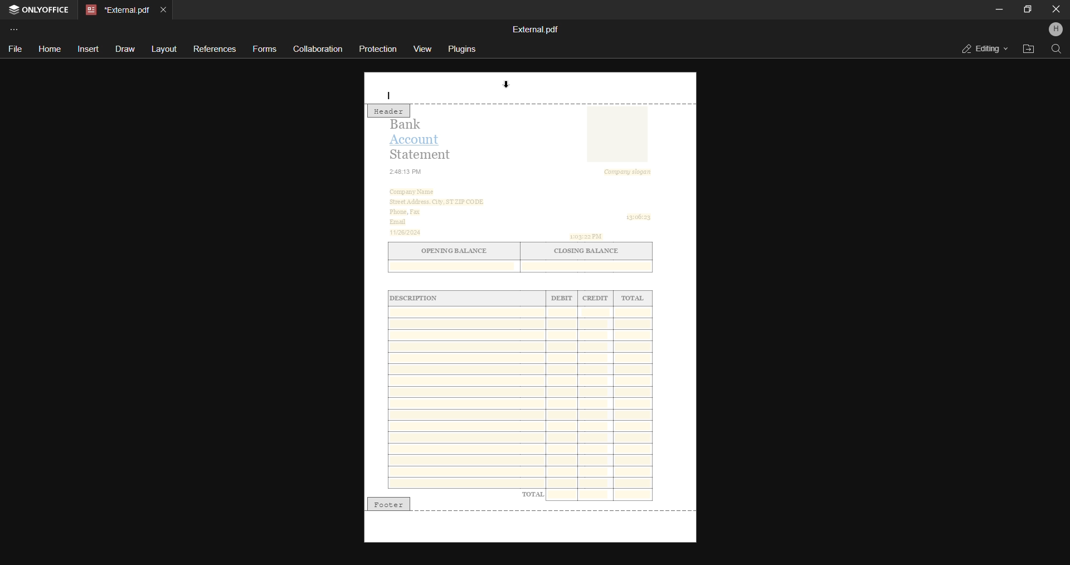 This screenshot has height=565, width=1070. Describe the element at coordinates (266, 50) in the screenshot. I see `forms` at that location.